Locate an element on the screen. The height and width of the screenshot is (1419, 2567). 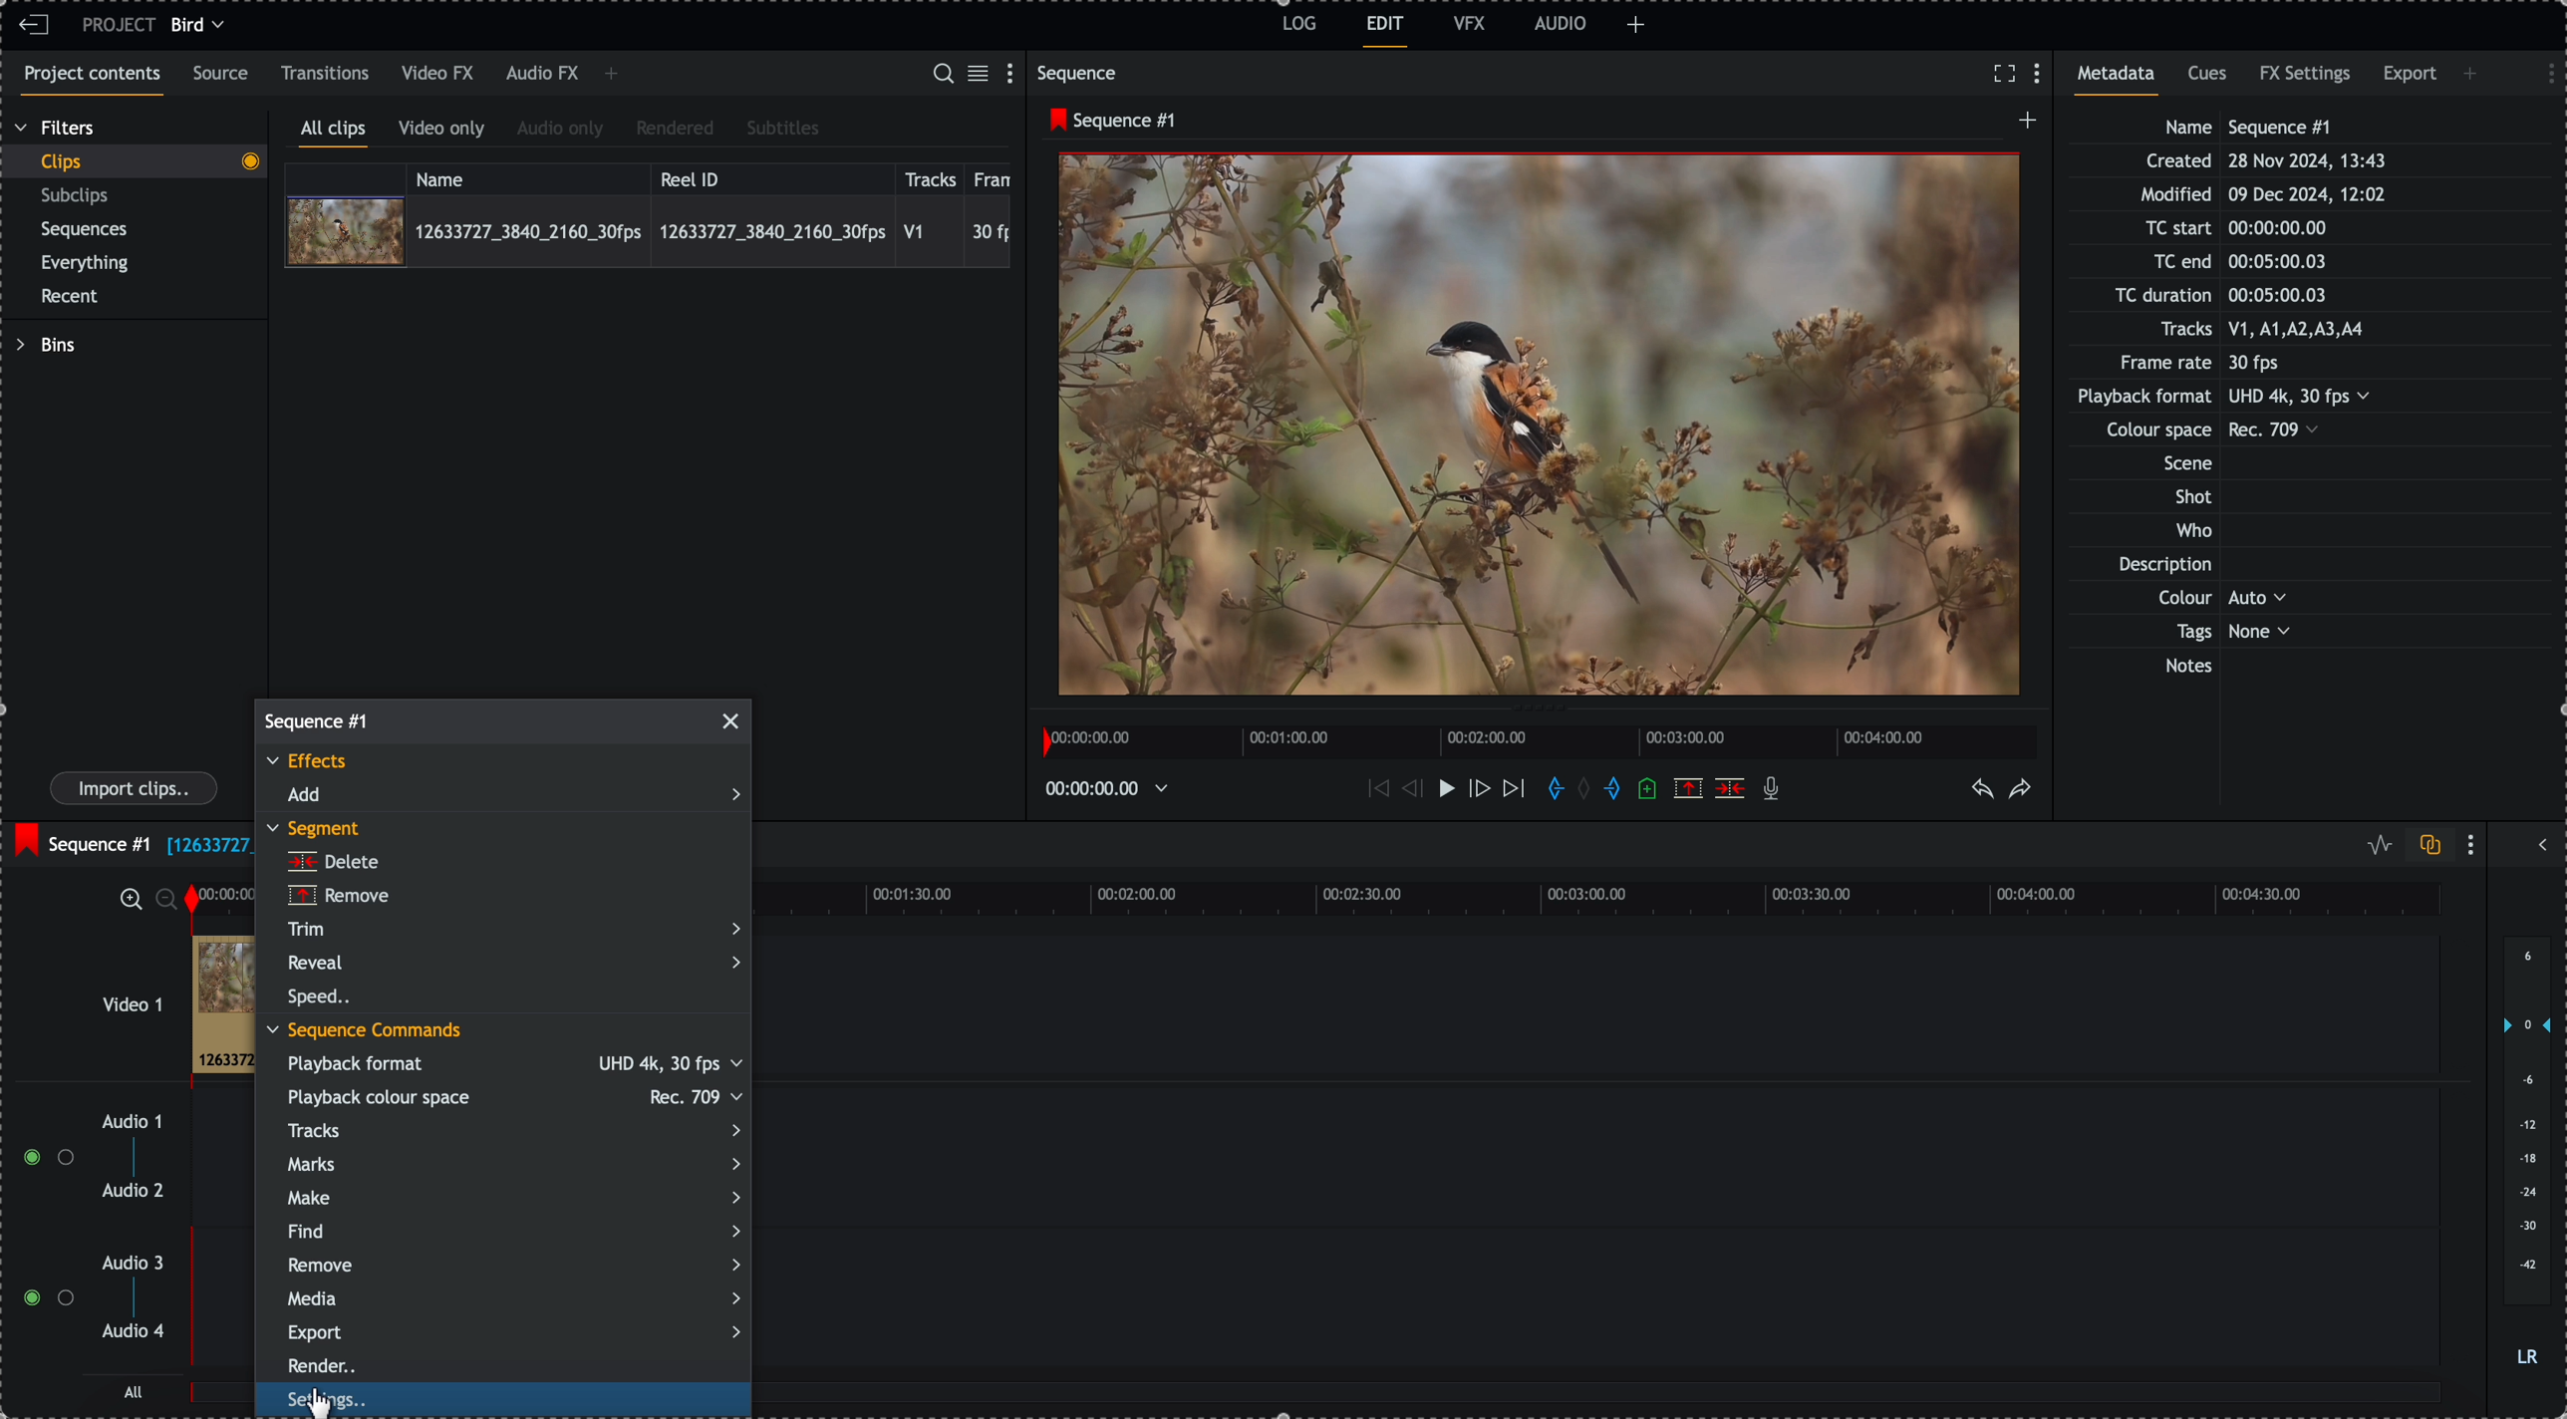
video FX is located at coordinates (439, 74).